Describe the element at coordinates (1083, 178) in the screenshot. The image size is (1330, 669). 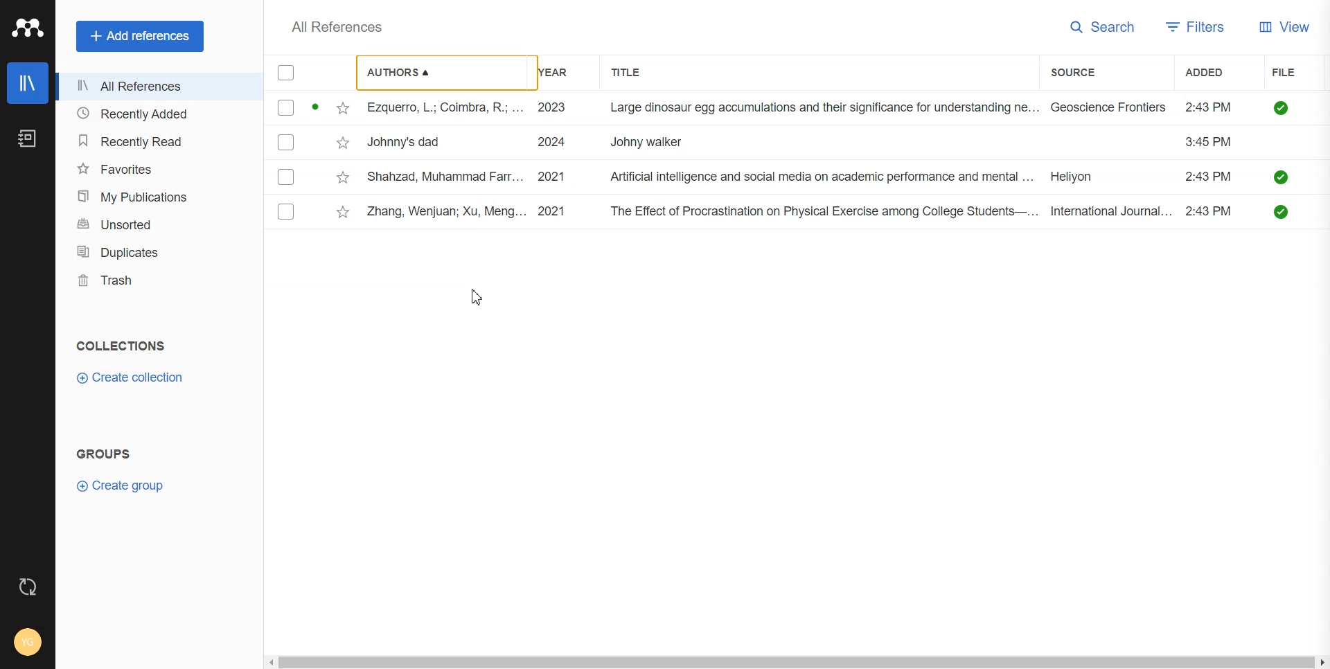
I see `Heiyon` at that location.